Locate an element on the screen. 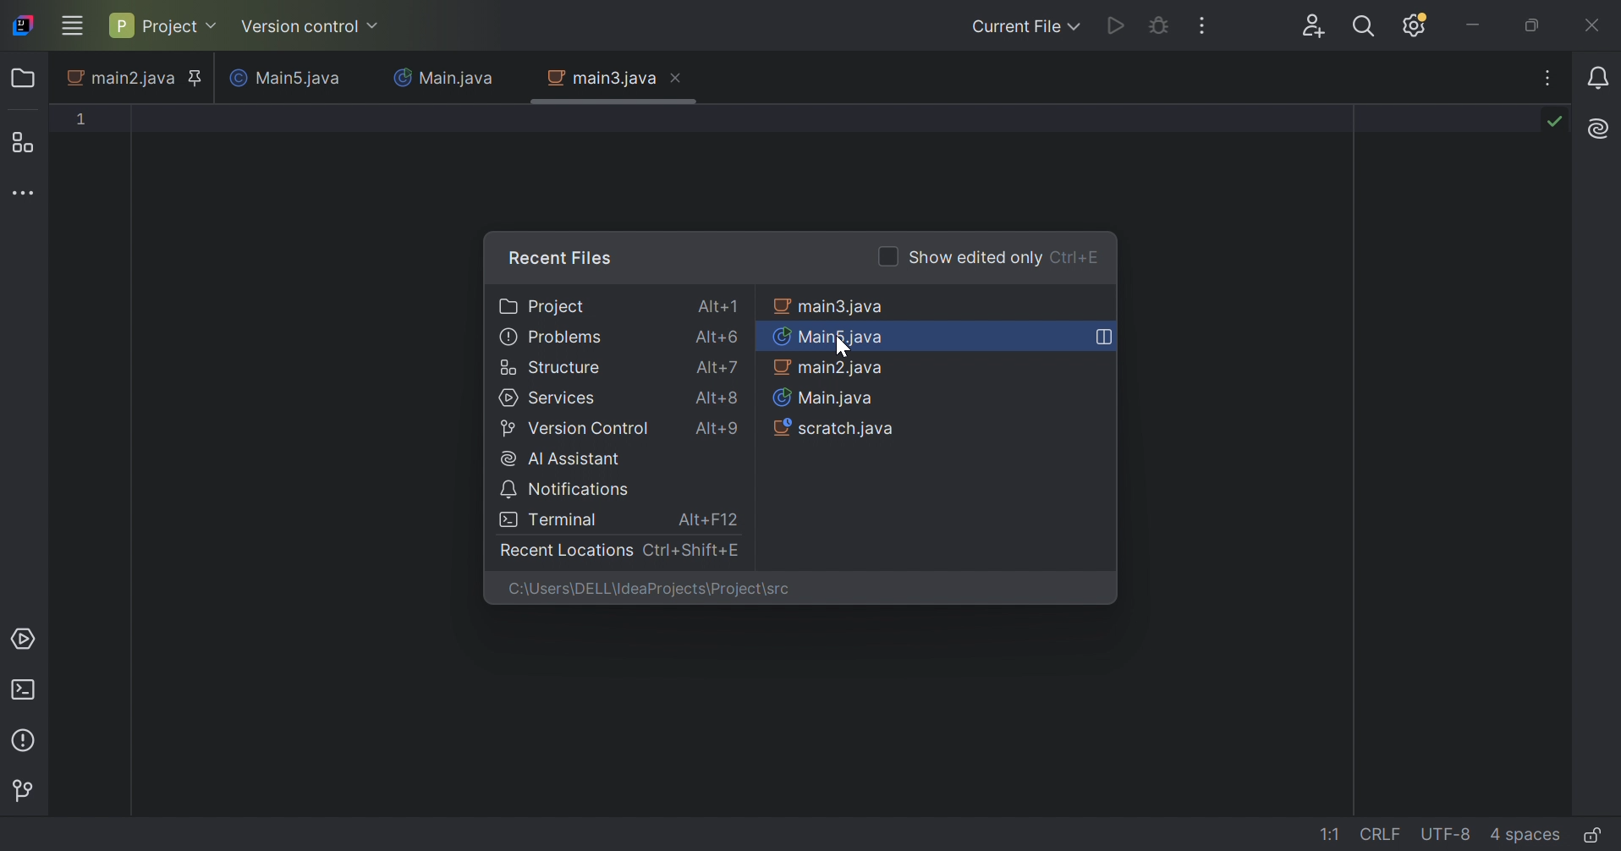 This screenshot has height=851, width=1621. Alt+6 is located at coordinates (718, 338).